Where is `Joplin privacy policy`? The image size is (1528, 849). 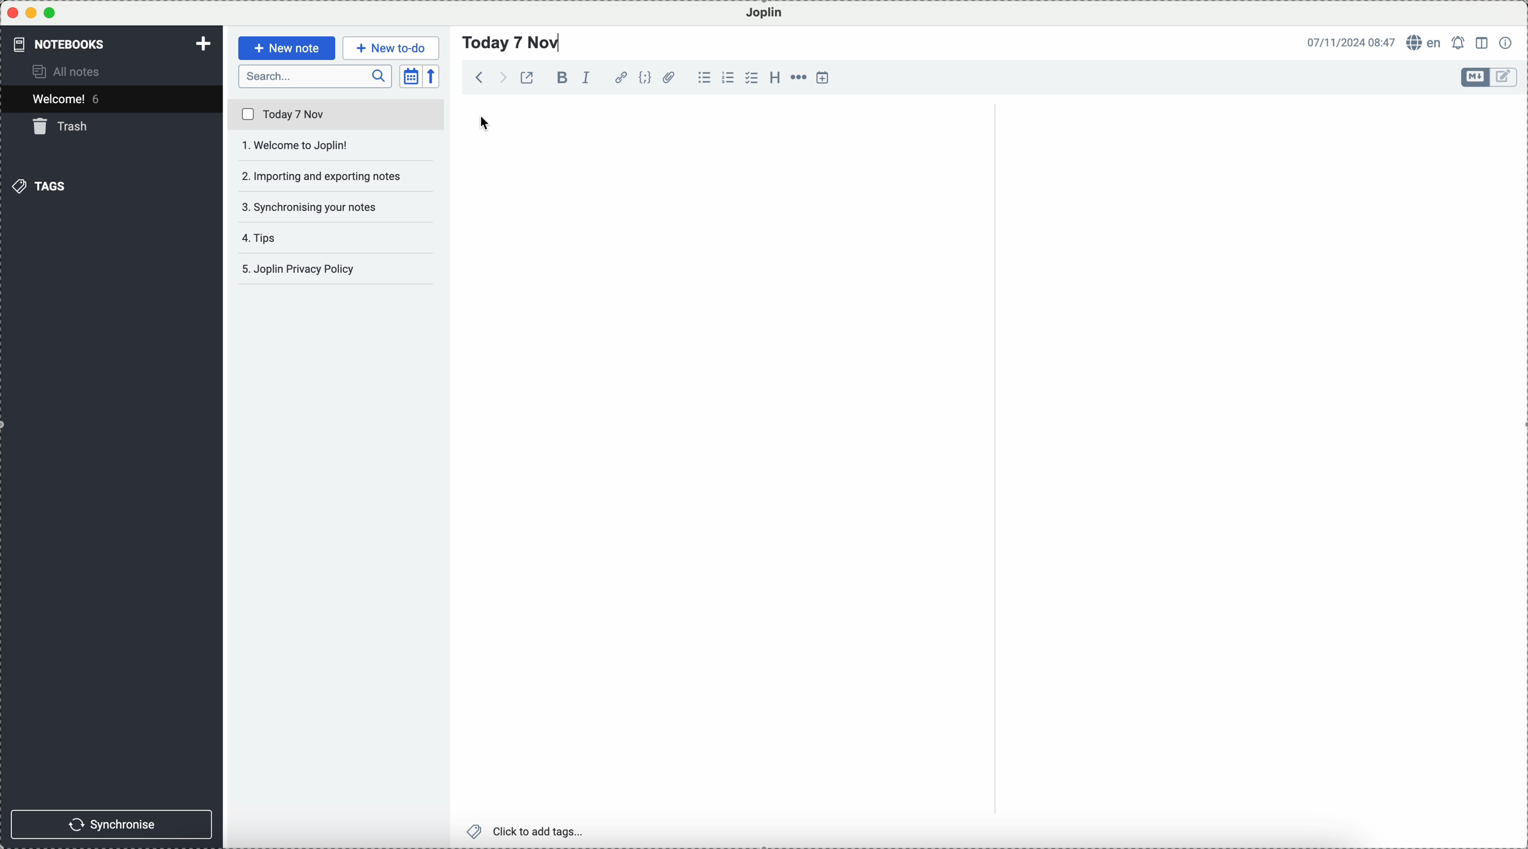 Joplin privacy policy is located at coordinates (331, 269).